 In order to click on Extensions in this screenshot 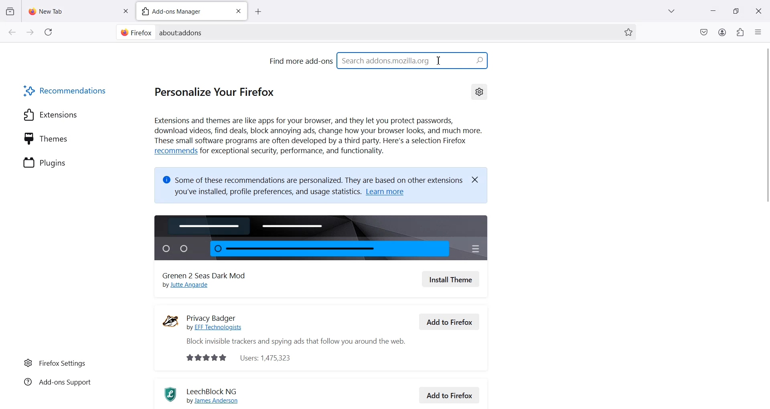, I will do `click(740, 32)`.